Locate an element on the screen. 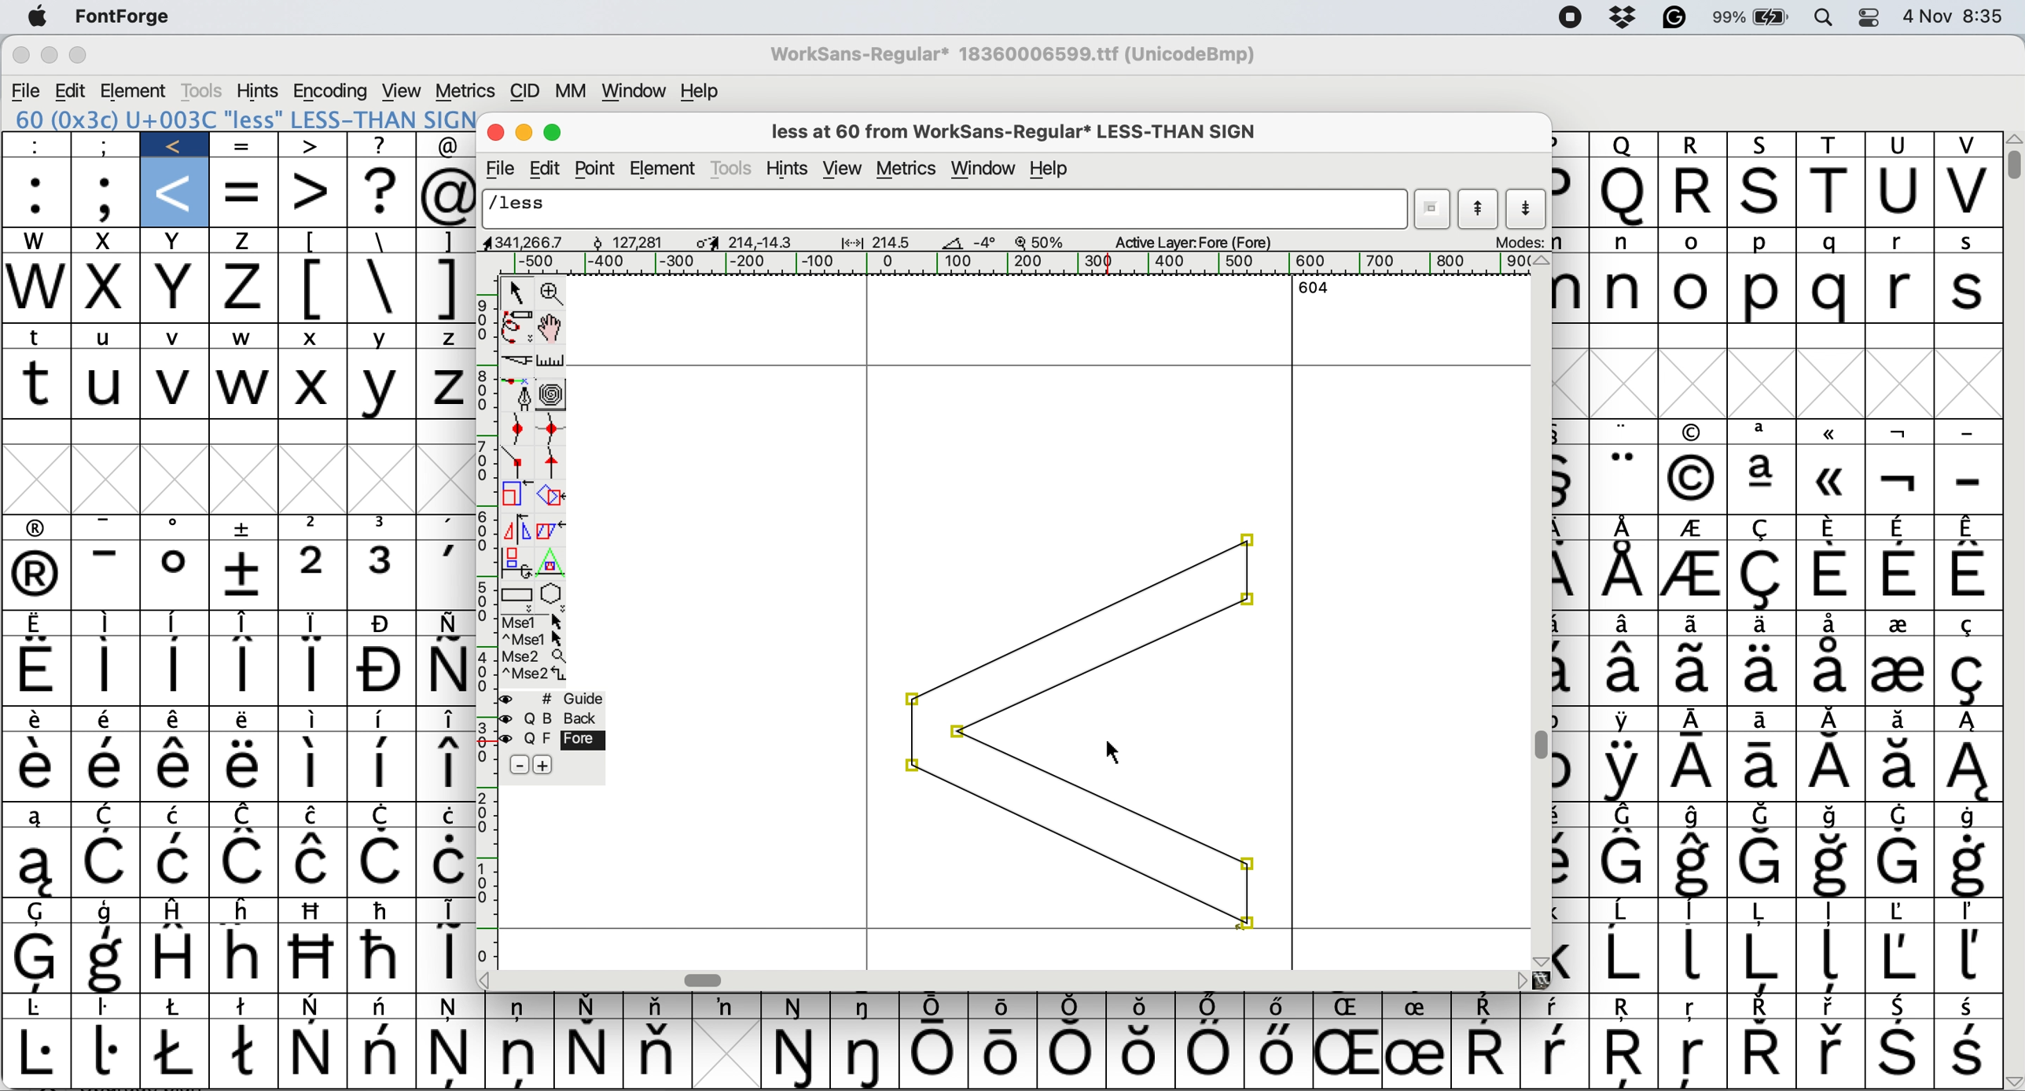 The height and width of the screenshot is (1091, 2025). - is located at coordinates (111, 527).